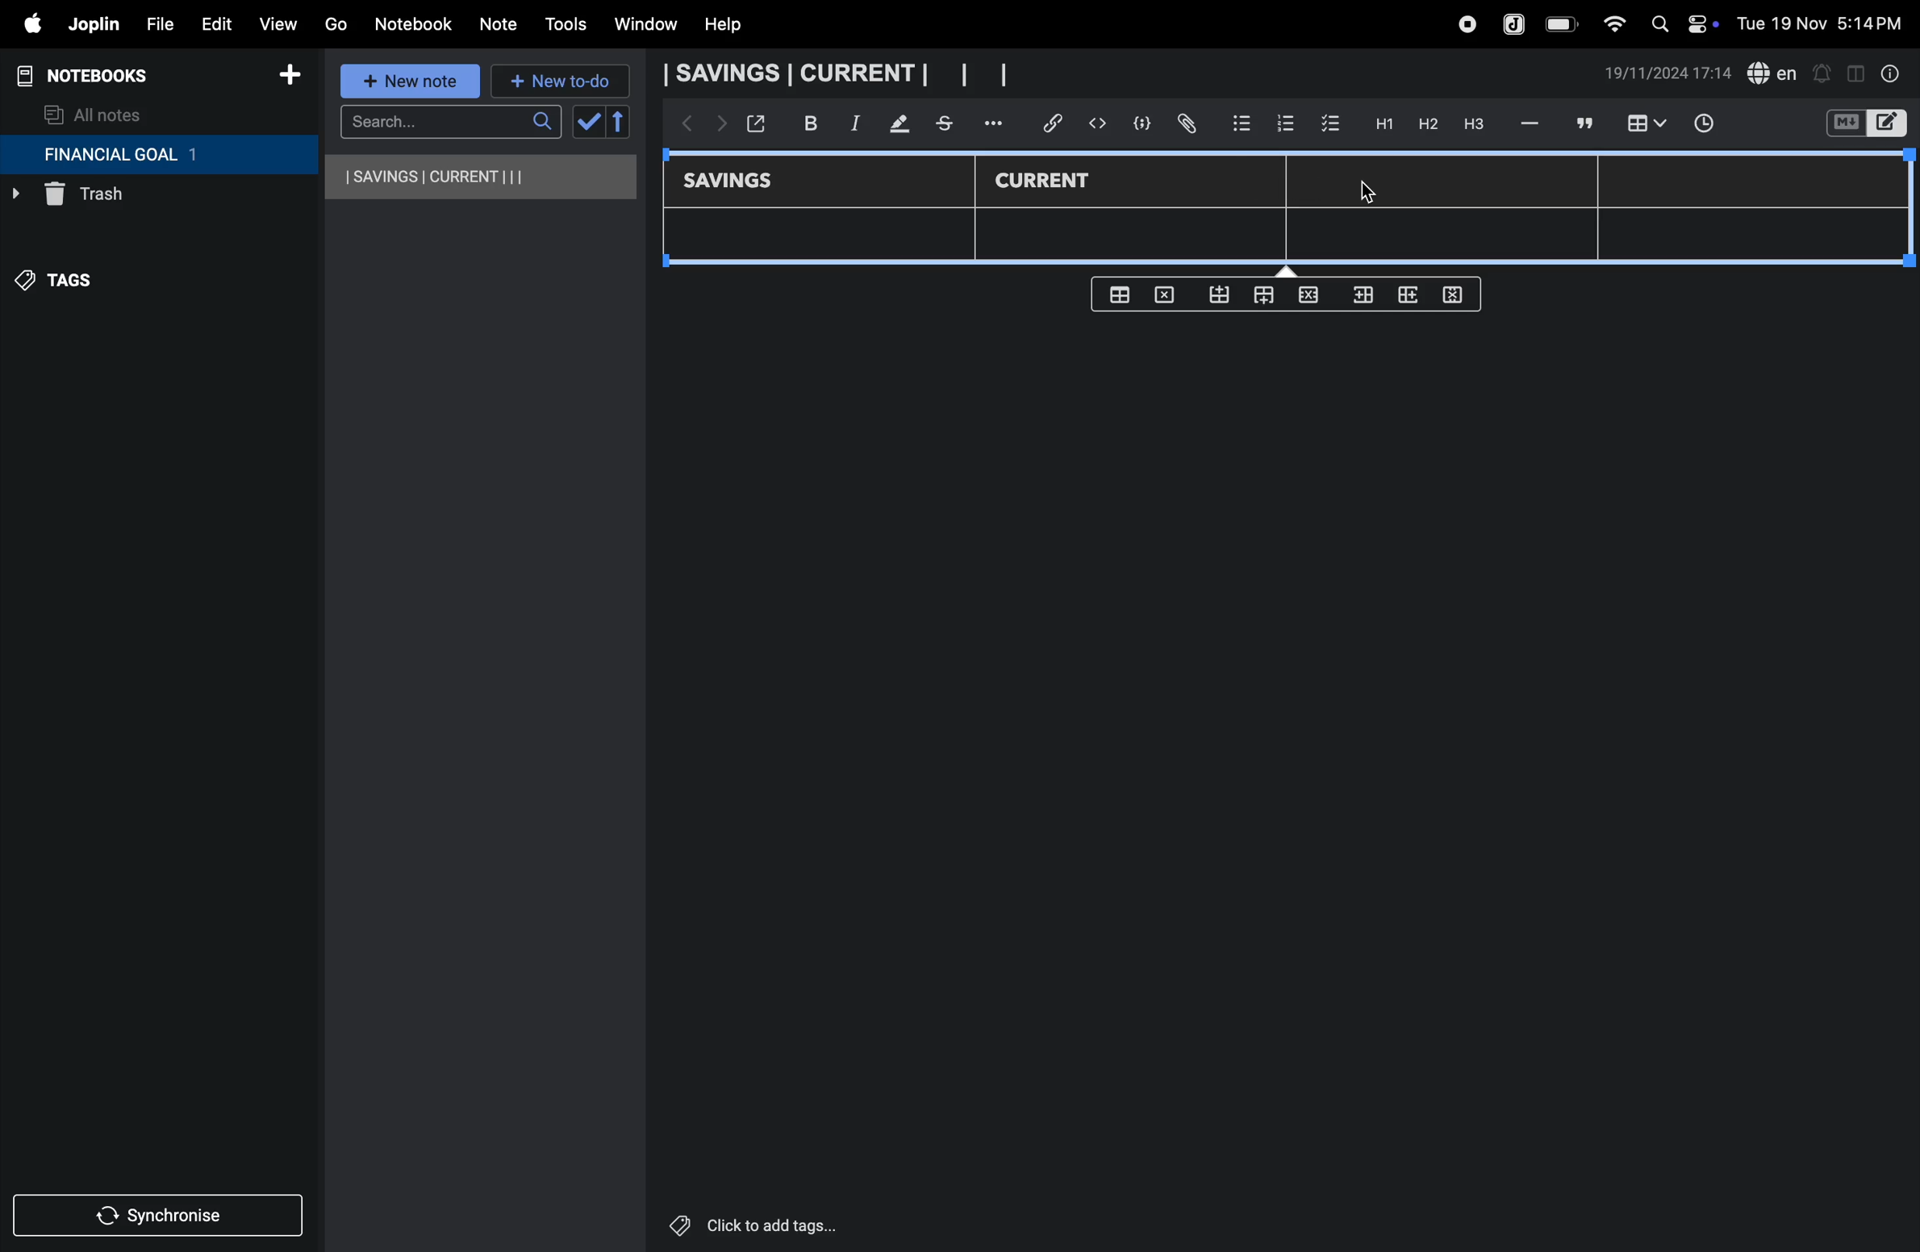 The height and width of the screenshot is (1252, 1920). I want to click on mark, so click(892, 125).